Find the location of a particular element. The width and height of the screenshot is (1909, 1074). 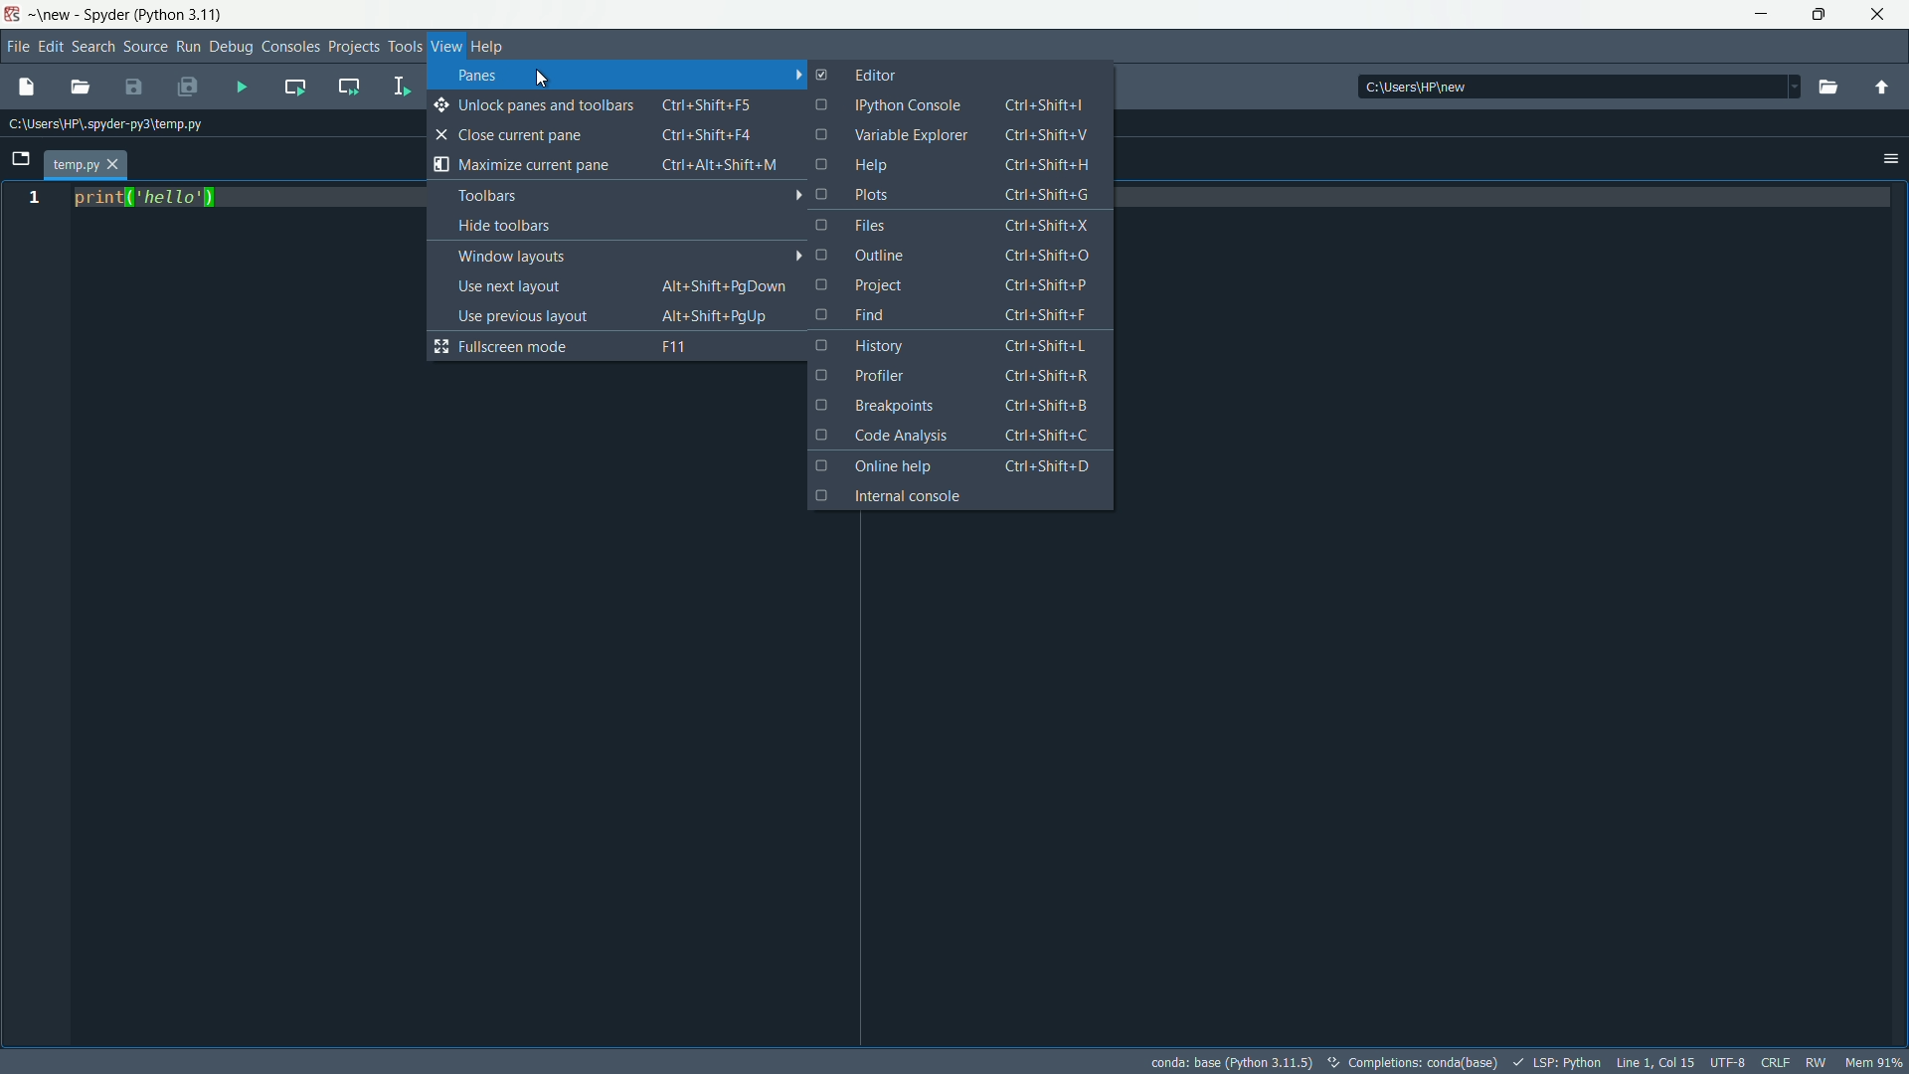

parent directory is located at coordinates (1883, 88).